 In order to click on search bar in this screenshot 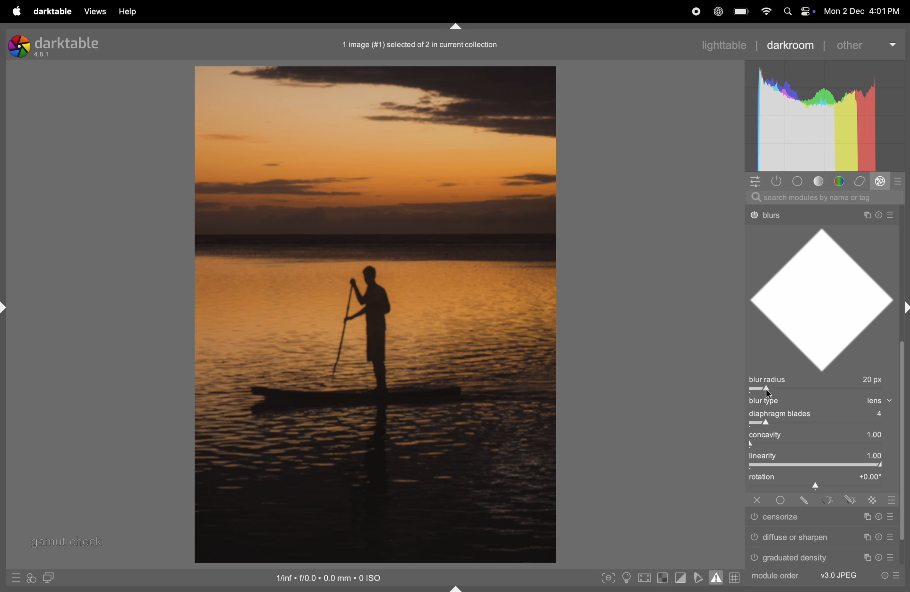, I will do `click(827, 196)`.